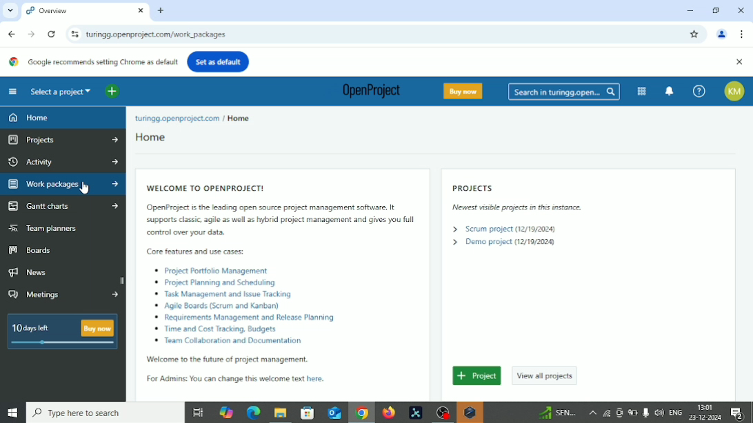  Describe the element at coordinates (333, 413) in the screenshot. I see `Outlook` at that location.